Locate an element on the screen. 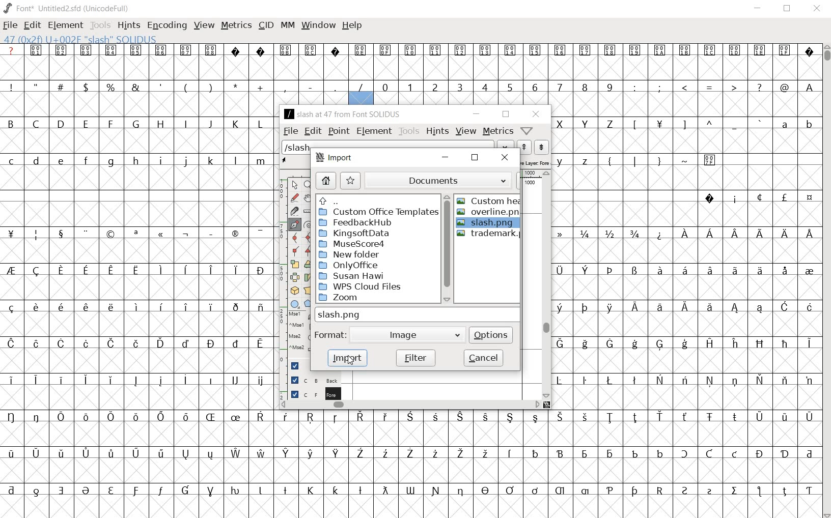  pointer is located at coordinates (294, 185).